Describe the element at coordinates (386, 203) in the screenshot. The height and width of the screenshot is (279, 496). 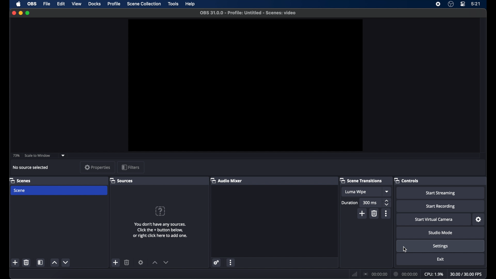
I see `stepper buttons` at that location.